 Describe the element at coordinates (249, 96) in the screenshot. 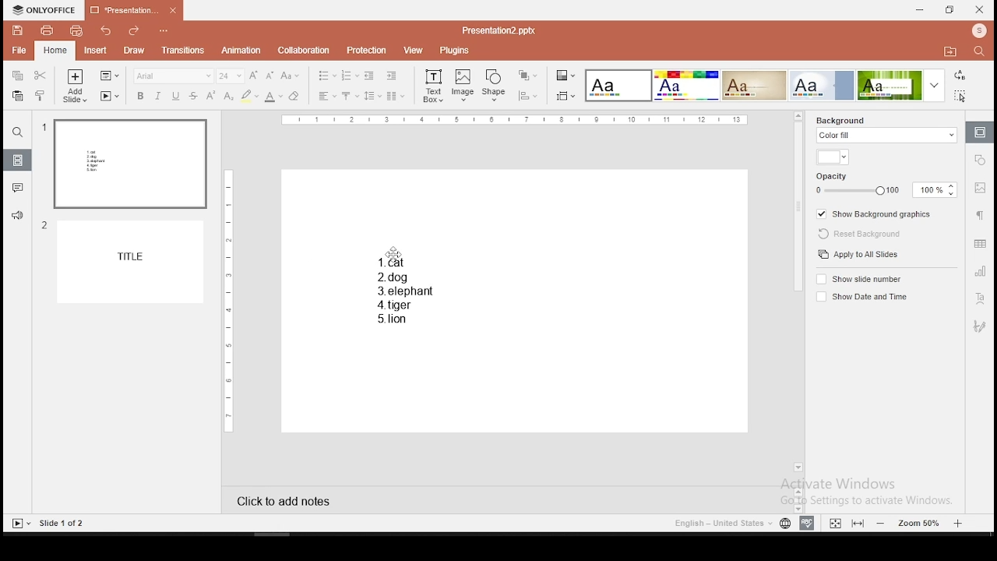

I see `highlight` at that location.